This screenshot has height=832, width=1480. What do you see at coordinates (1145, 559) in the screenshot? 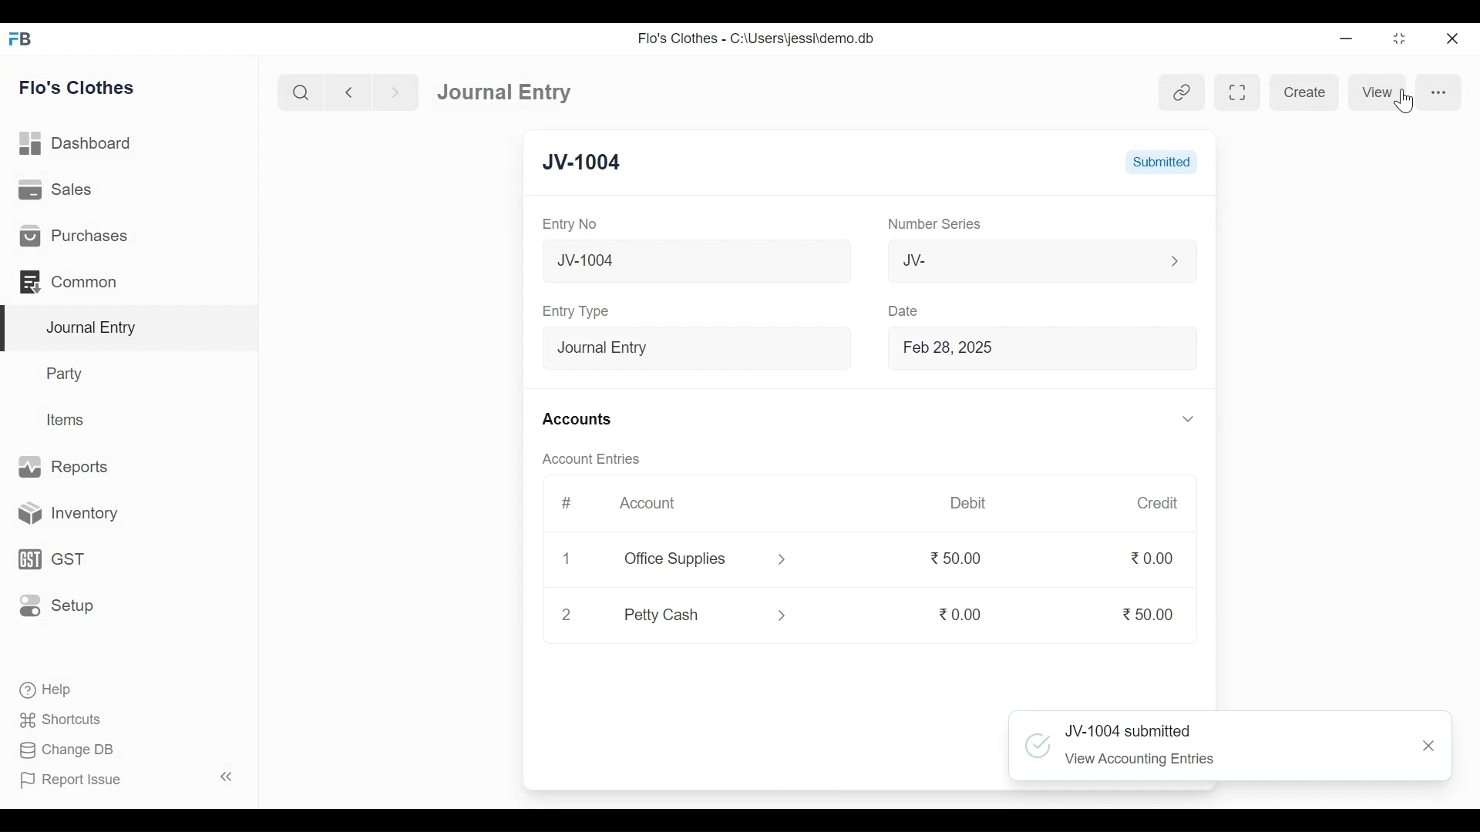
I see `0.00` at bounding box center [1145, 559].